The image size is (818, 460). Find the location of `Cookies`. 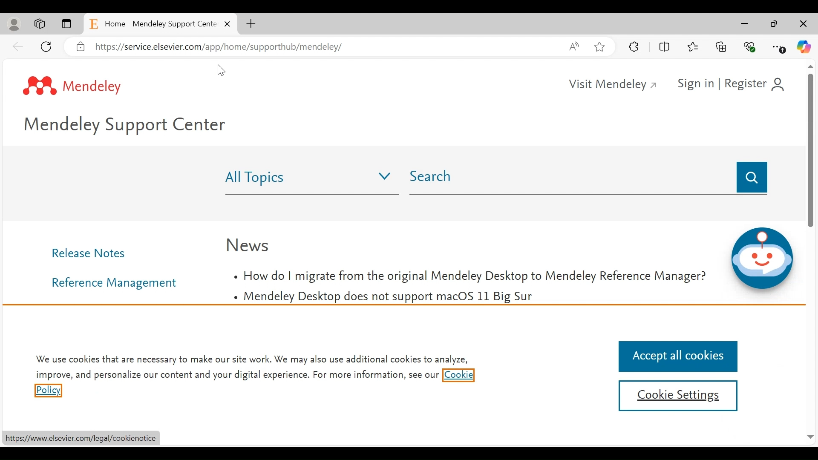

Cookies is located at coordinates (458, 376).